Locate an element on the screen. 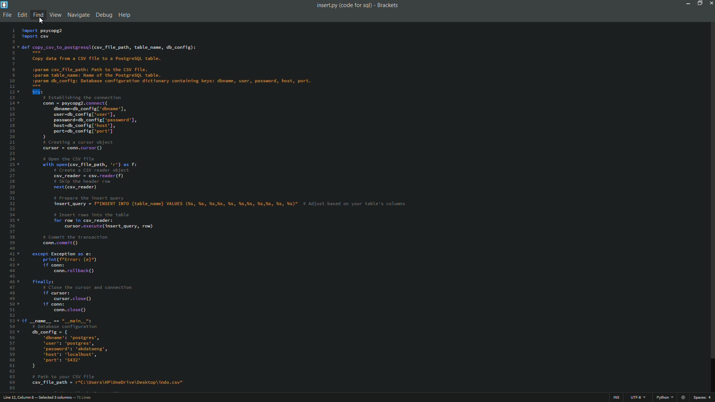  file name is located at coordinates (343, 6).